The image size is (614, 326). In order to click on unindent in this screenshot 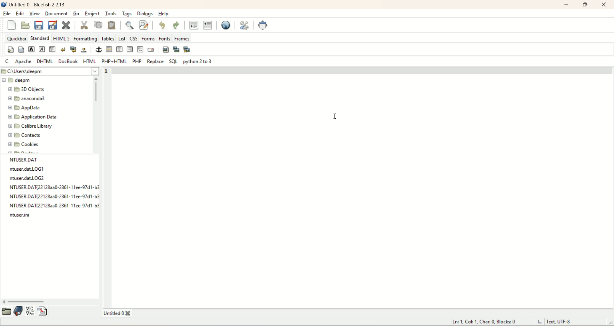, I will do `click(193, 25)`.